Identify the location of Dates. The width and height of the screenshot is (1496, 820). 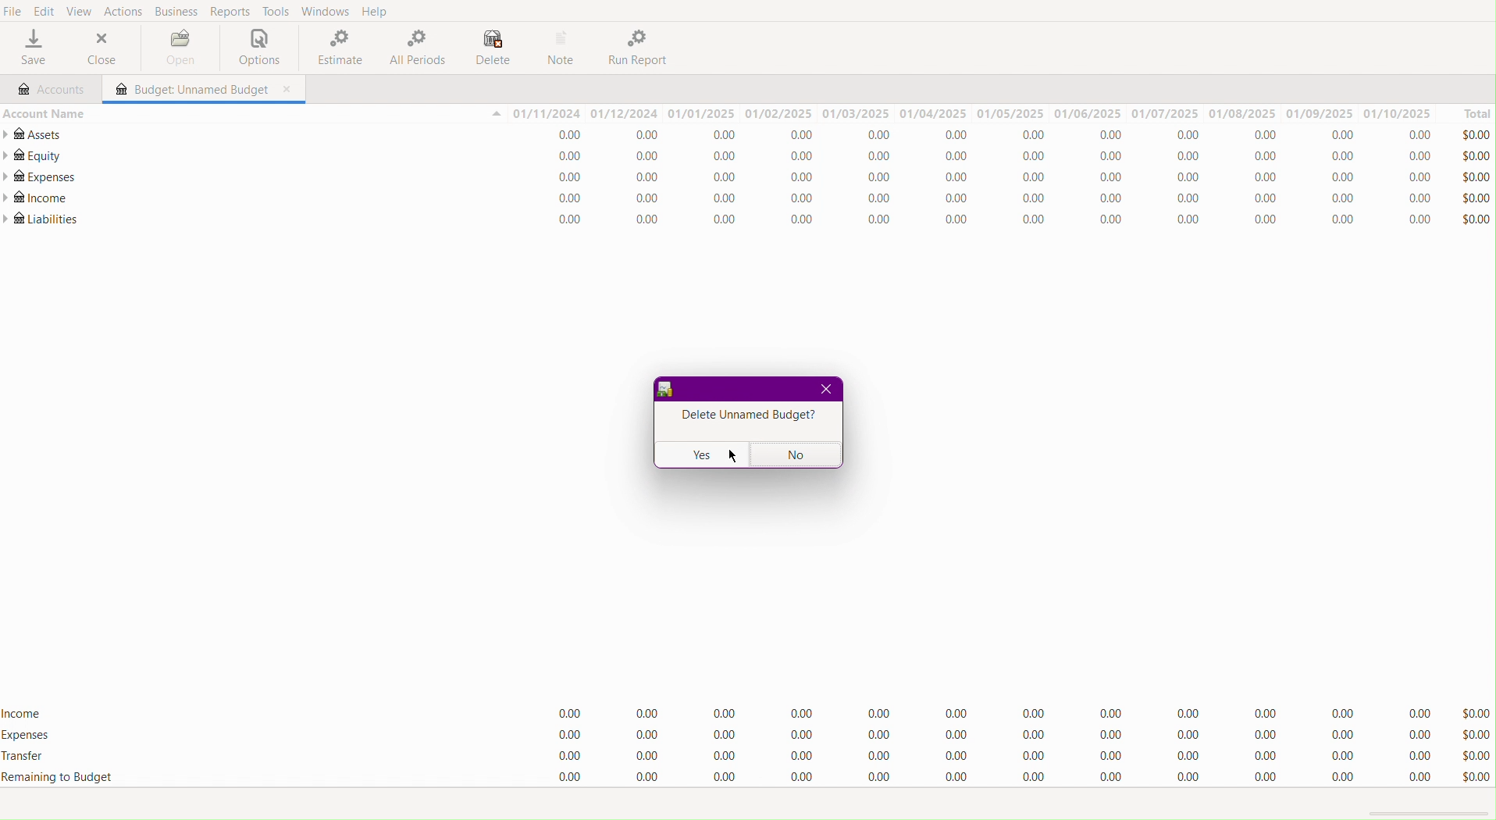
(973, 113).